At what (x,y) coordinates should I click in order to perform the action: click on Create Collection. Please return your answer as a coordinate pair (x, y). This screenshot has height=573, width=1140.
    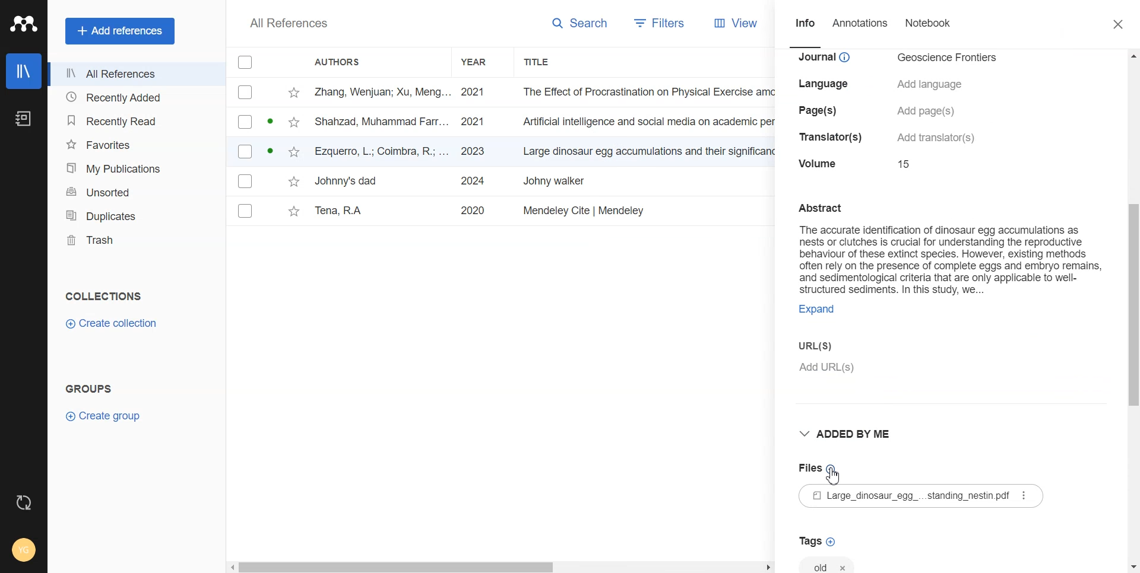
    Looking at the image, I should click on (112, 324).